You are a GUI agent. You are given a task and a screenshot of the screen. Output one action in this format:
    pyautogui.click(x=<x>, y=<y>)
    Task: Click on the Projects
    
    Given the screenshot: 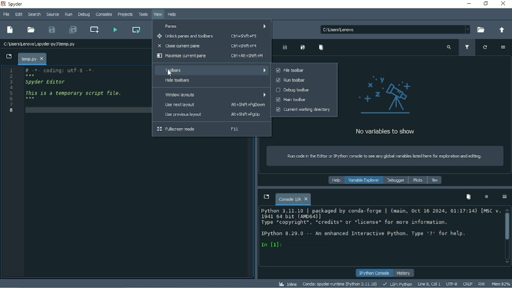 What is the action you would take?
    pyautogui.click(x=124, y=15)
    